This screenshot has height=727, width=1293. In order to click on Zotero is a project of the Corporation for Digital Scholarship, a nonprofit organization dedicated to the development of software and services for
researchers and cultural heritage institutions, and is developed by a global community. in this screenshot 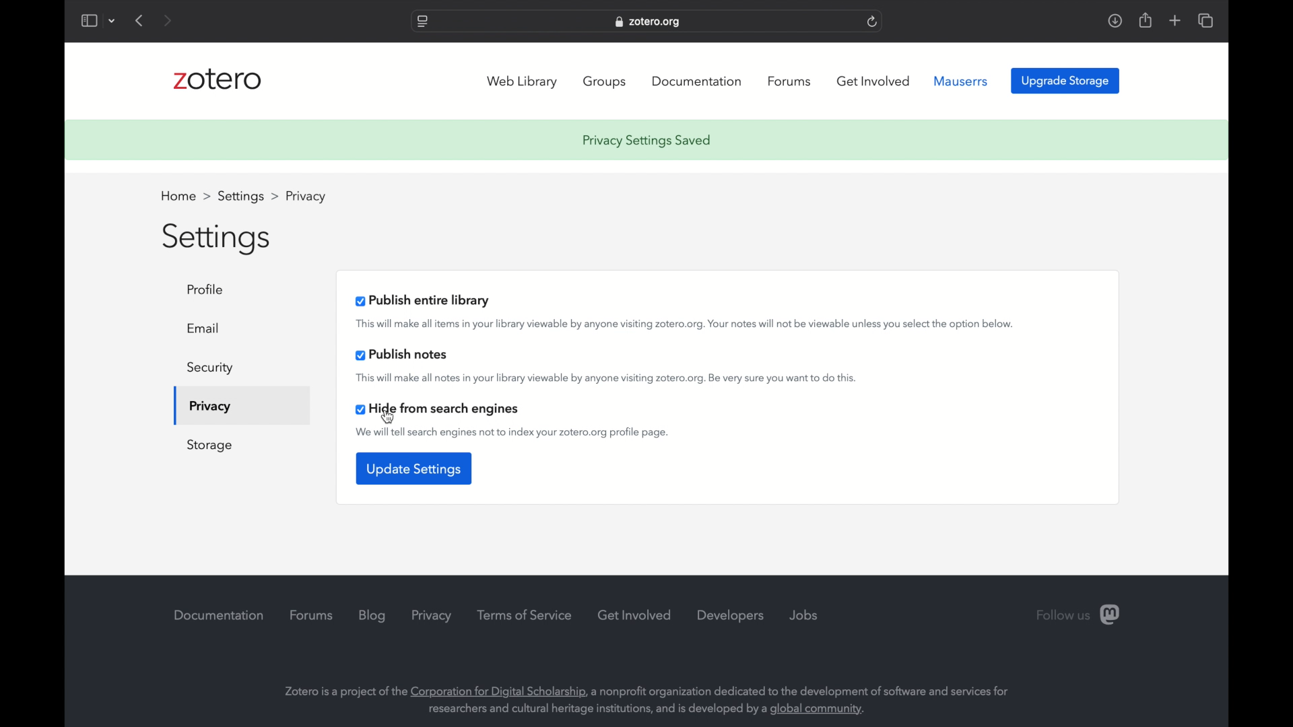, I will do `click(659, 697)`.